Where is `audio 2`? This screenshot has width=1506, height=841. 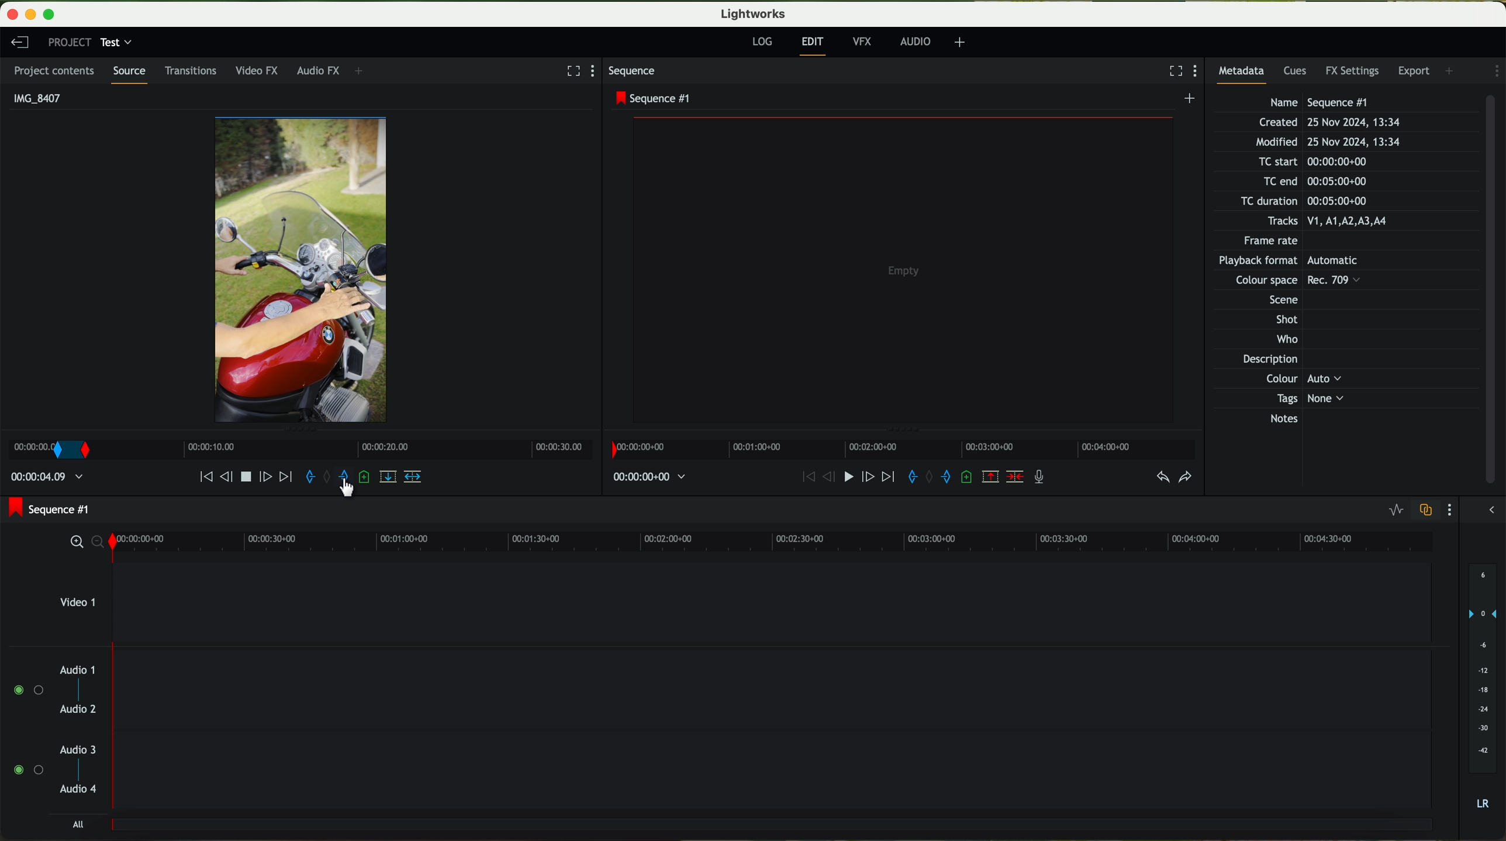 audio 2 is located at coordinates (79, 711).